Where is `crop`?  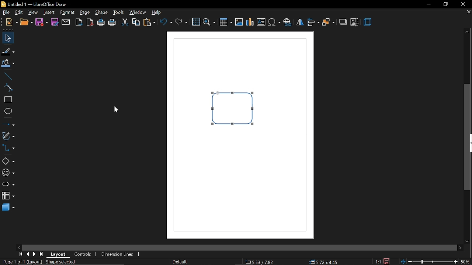 crop is located at coordinates (355, 22).